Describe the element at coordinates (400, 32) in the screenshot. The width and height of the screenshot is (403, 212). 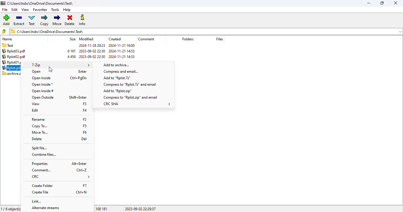
I see `dropdown` at that location.